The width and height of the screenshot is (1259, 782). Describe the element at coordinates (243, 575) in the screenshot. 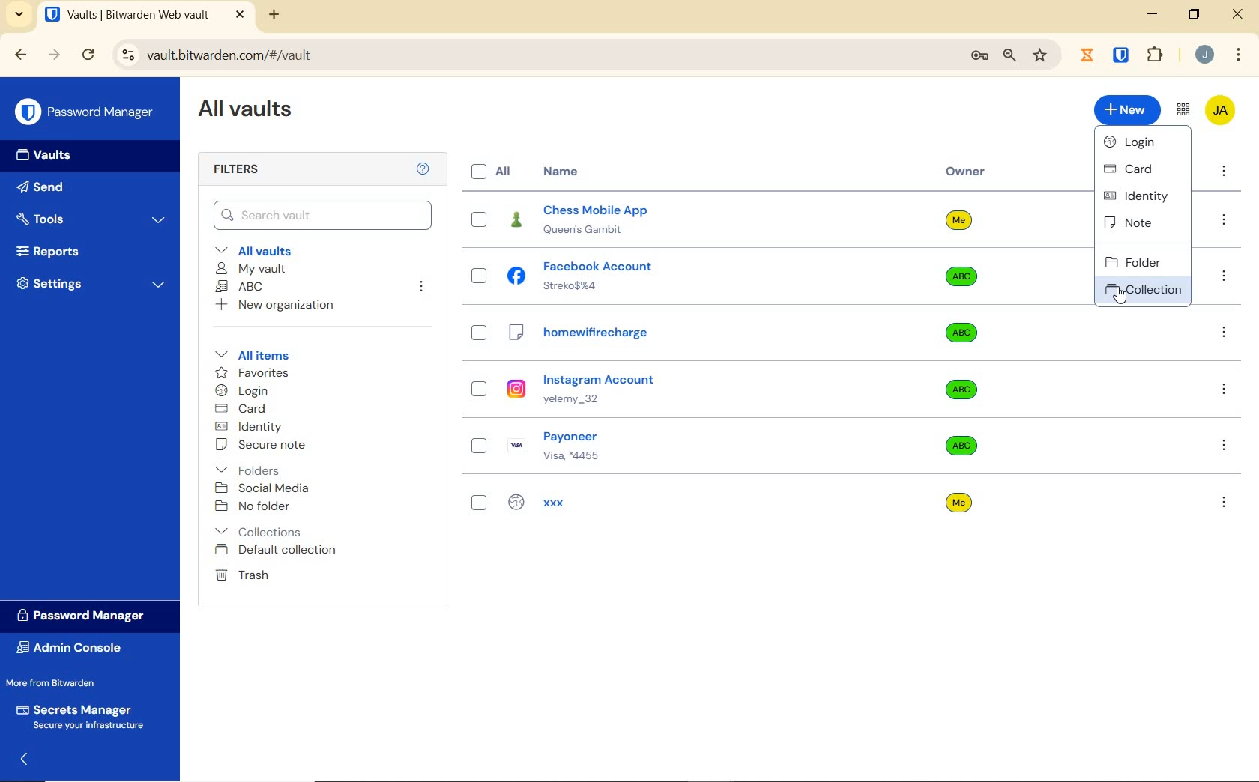

I see `Trash` at that location.